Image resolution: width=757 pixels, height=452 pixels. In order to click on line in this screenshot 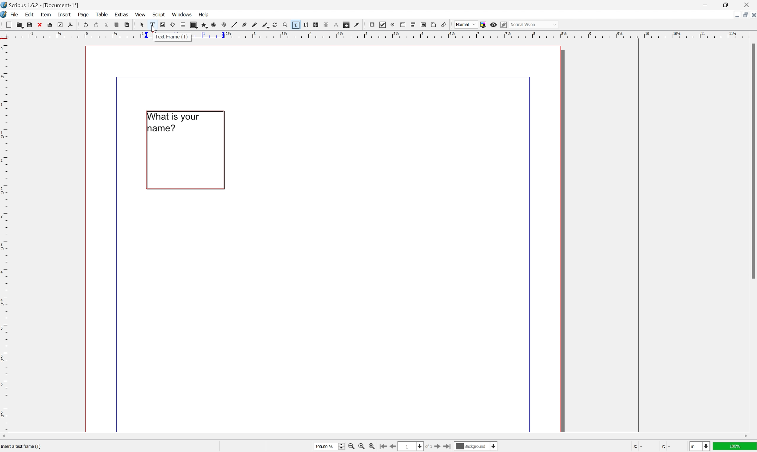, I will do `click(234, 25)`.